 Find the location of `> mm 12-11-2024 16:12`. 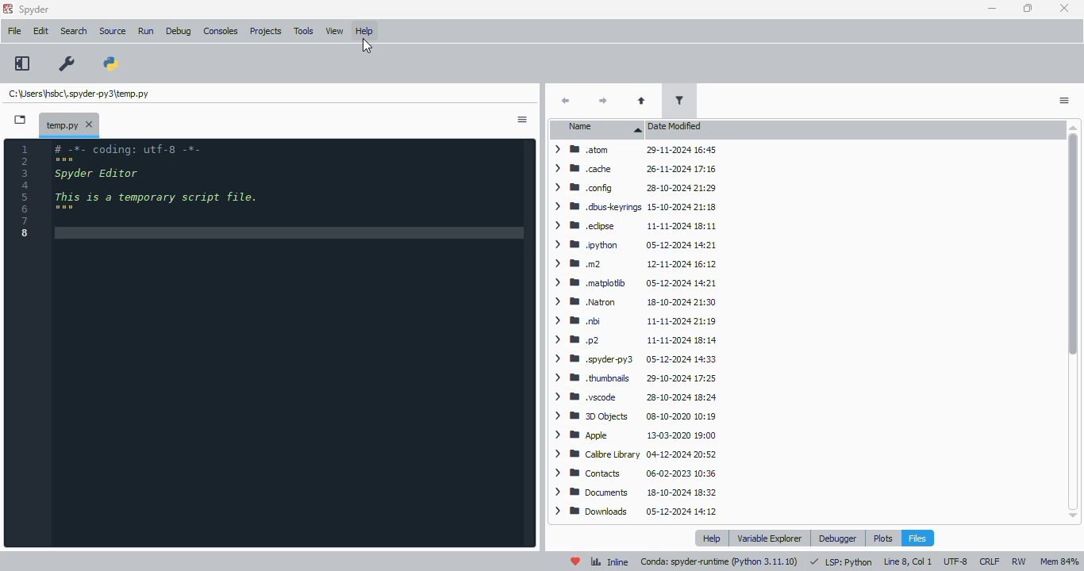

> mm 12-11-2024 16:12 is located at coordinates (633, 263).